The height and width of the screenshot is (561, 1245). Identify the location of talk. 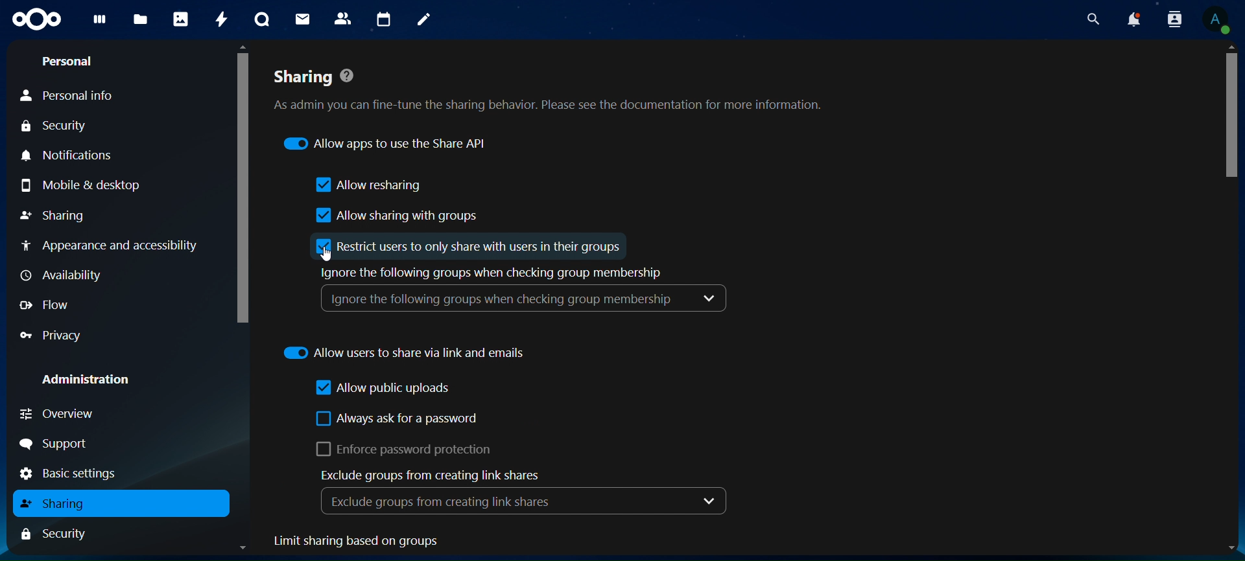
(262, 18).